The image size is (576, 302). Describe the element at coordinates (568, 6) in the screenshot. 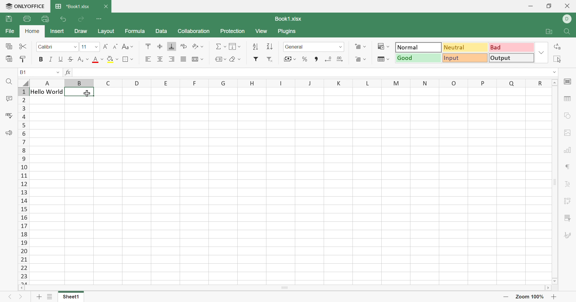

I see `Close` at that location.